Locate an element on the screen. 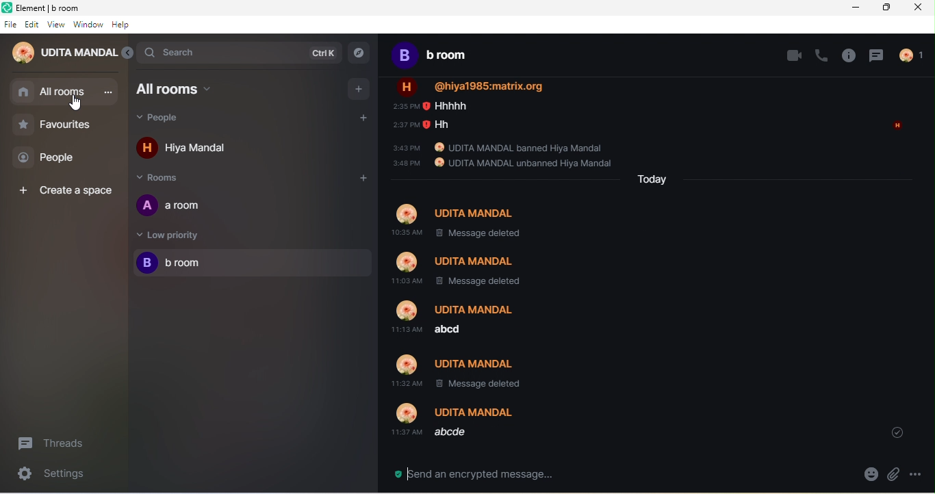  attachment is located at coordinates (894, 475).